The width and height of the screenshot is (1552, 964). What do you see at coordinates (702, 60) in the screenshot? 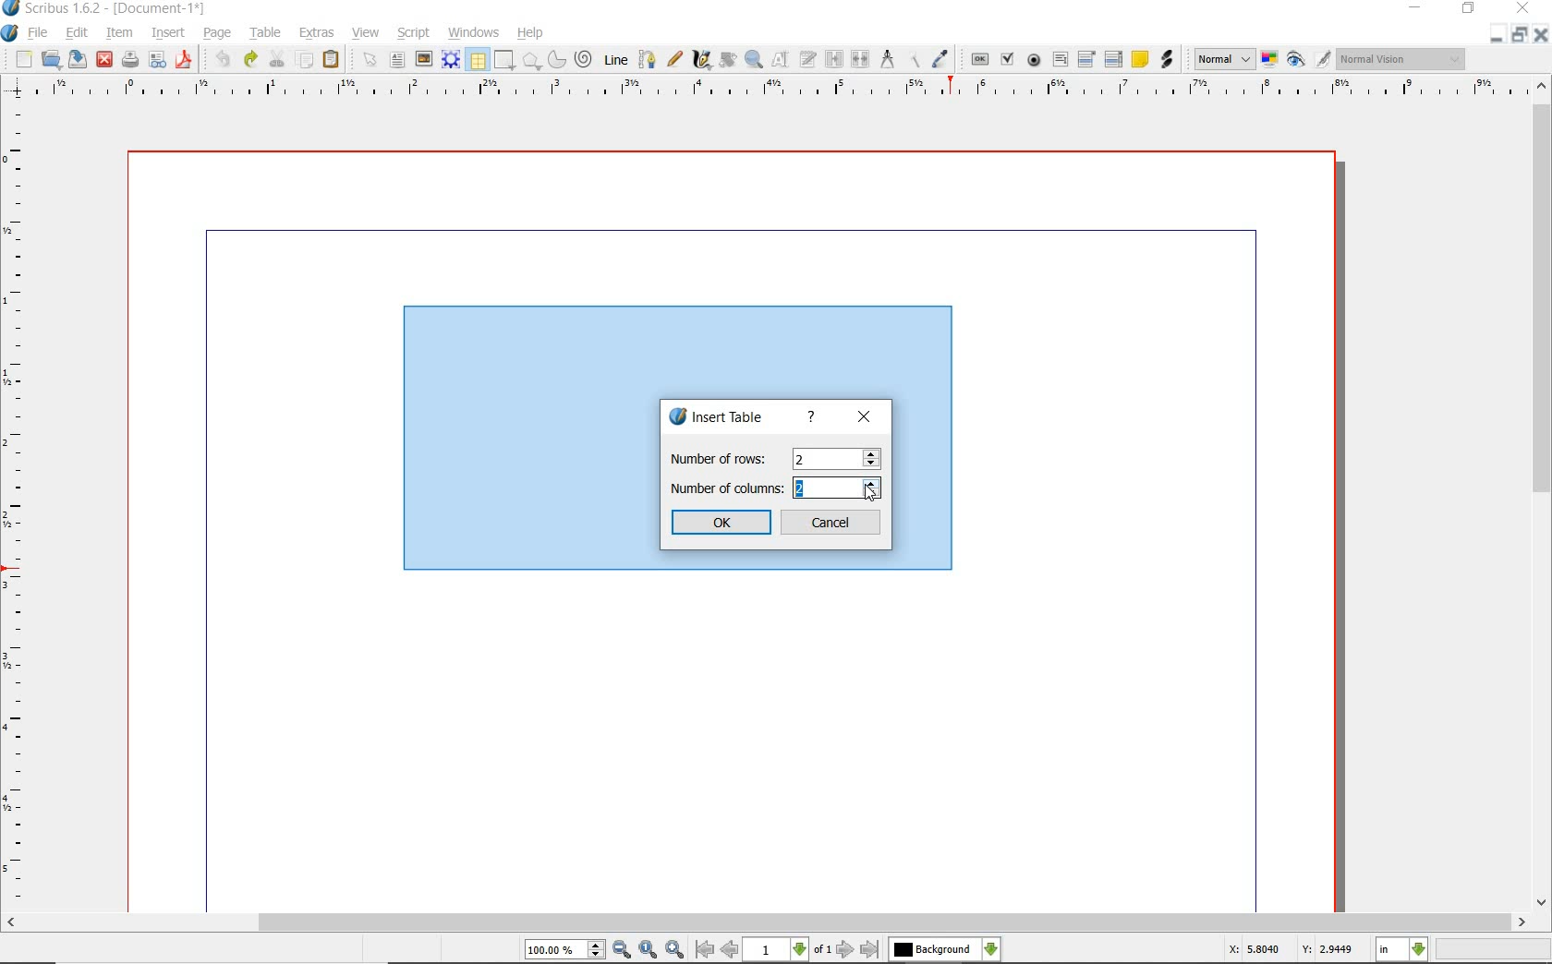
I see `calligraphic line` at bounding box center [702, 60].